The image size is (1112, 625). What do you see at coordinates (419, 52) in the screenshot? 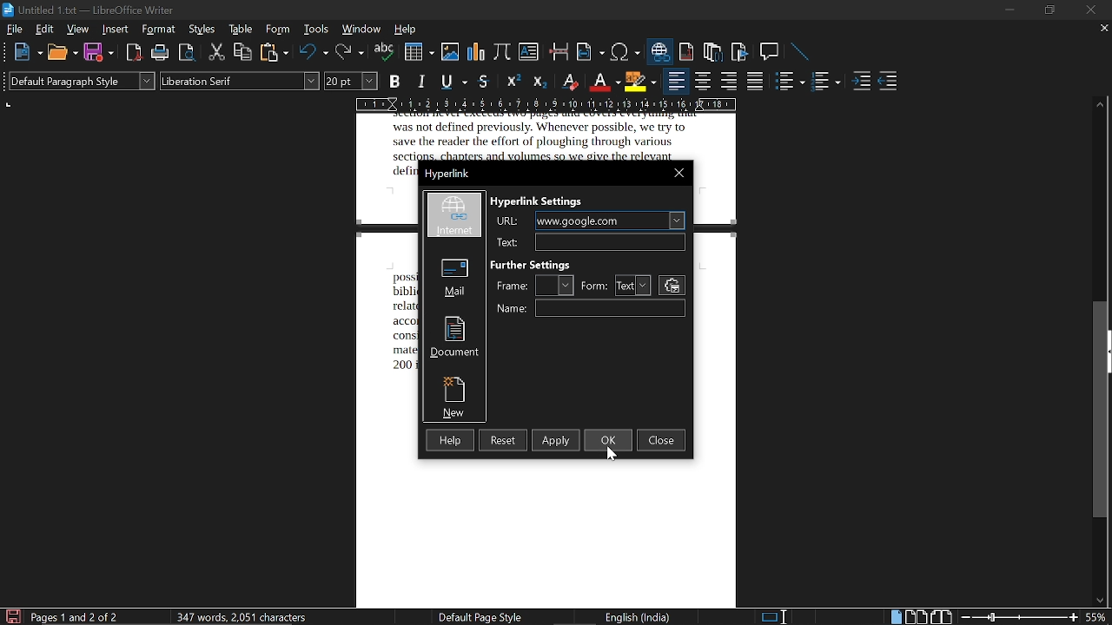
I see `insert table` at bounding box center [419, 52].